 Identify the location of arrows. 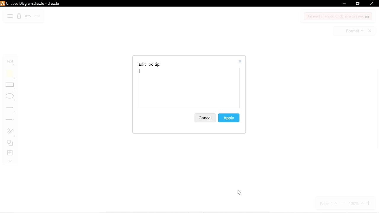
(10, 120).